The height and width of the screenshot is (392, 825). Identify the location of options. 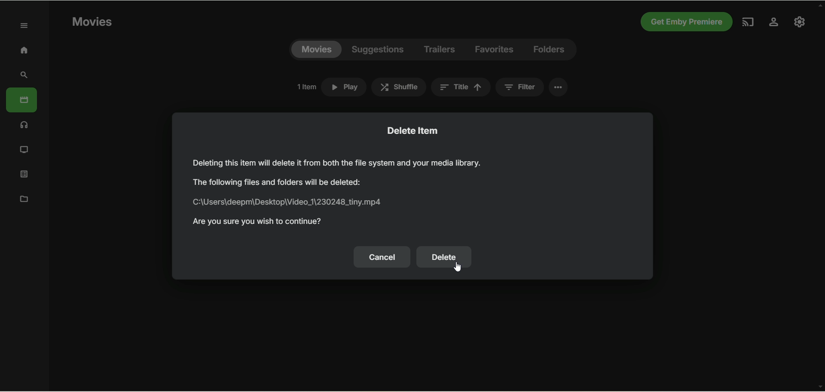
(558, 87).